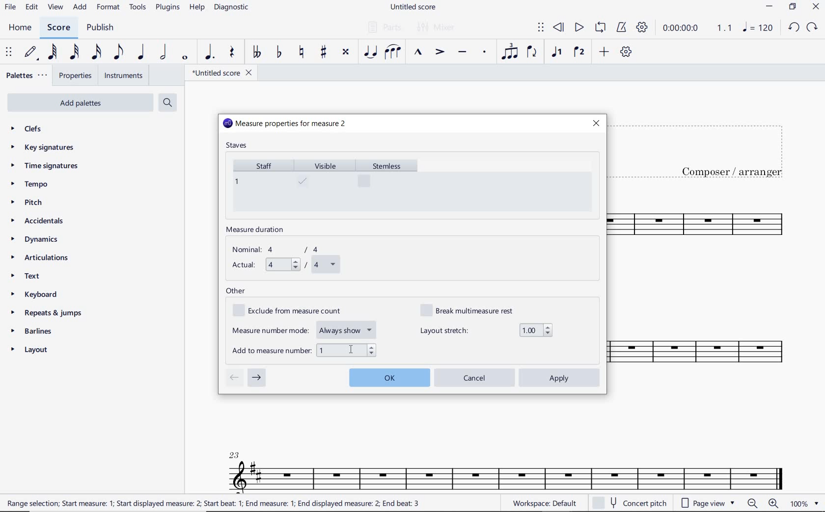  What do you see at coordinates (439, 53) in the screenshot?
I see `ACCENT` at bounding box center [439, 53].